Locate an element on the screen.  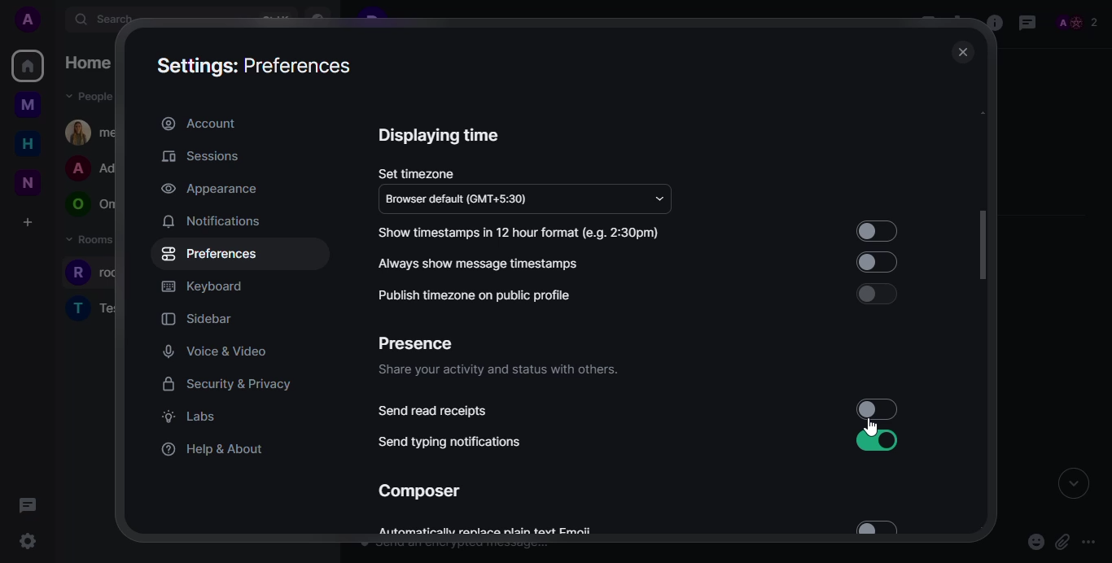
settings is located at coordinates (30, 539).